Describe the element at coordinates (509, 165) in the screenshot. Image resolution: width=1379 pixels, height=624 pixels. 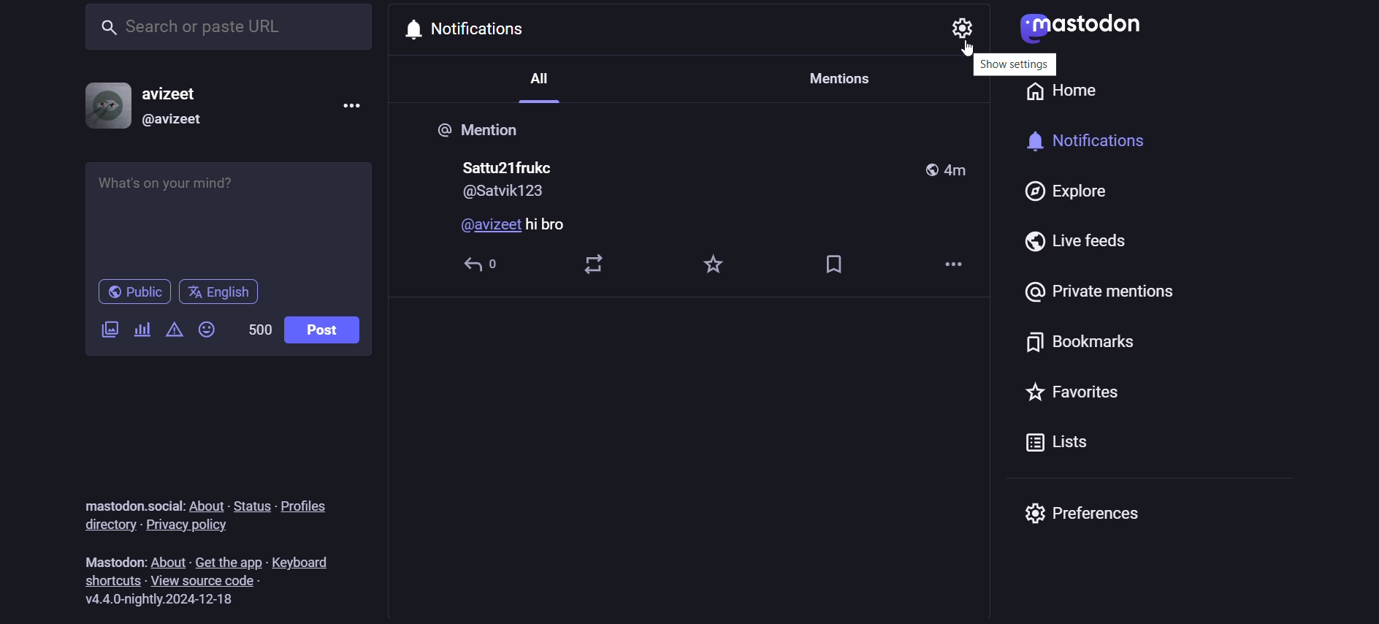
I see `Sattu21frukc` at that location.